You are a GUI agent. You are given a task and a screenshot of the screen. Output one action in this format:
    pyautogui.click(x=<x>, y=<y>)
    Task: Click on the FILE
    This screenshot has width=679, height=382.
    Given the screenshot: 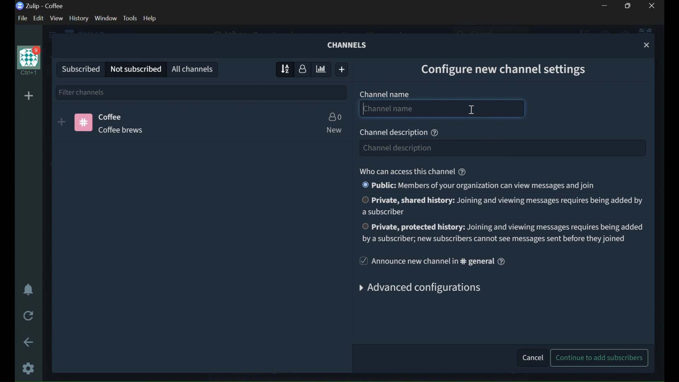 What is the action you would take?
    pyautogui.click(x=21, y=18)
    